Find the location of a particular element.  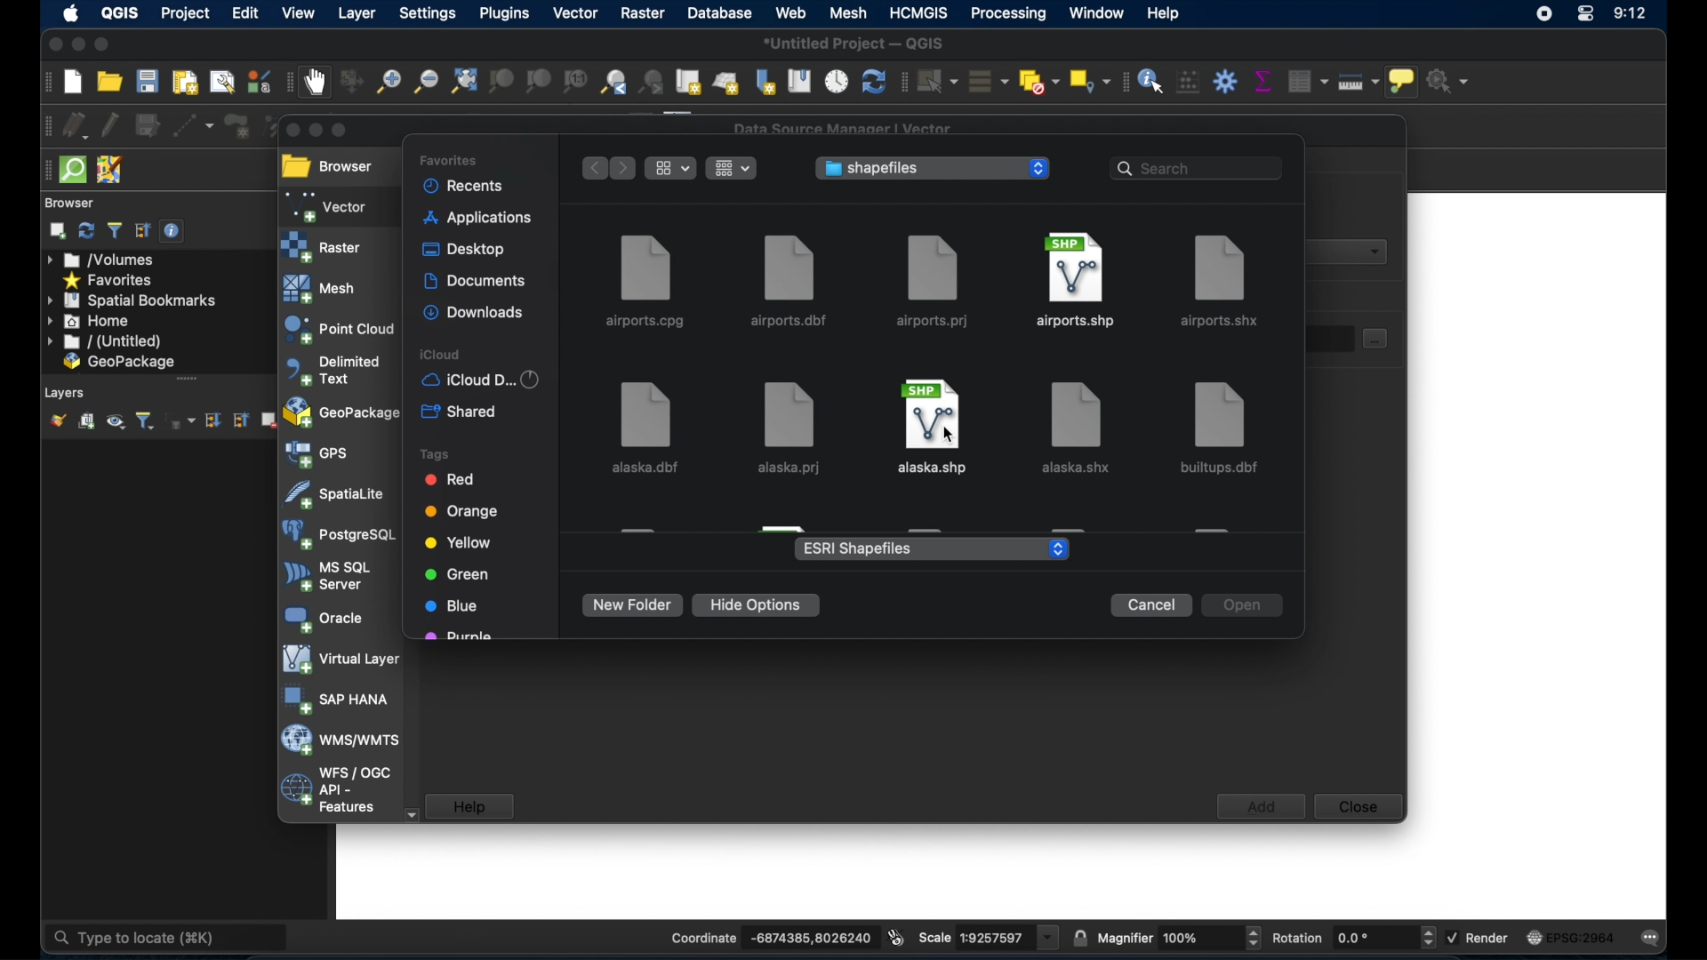

addselected layers is located at coordinates (57, 231).